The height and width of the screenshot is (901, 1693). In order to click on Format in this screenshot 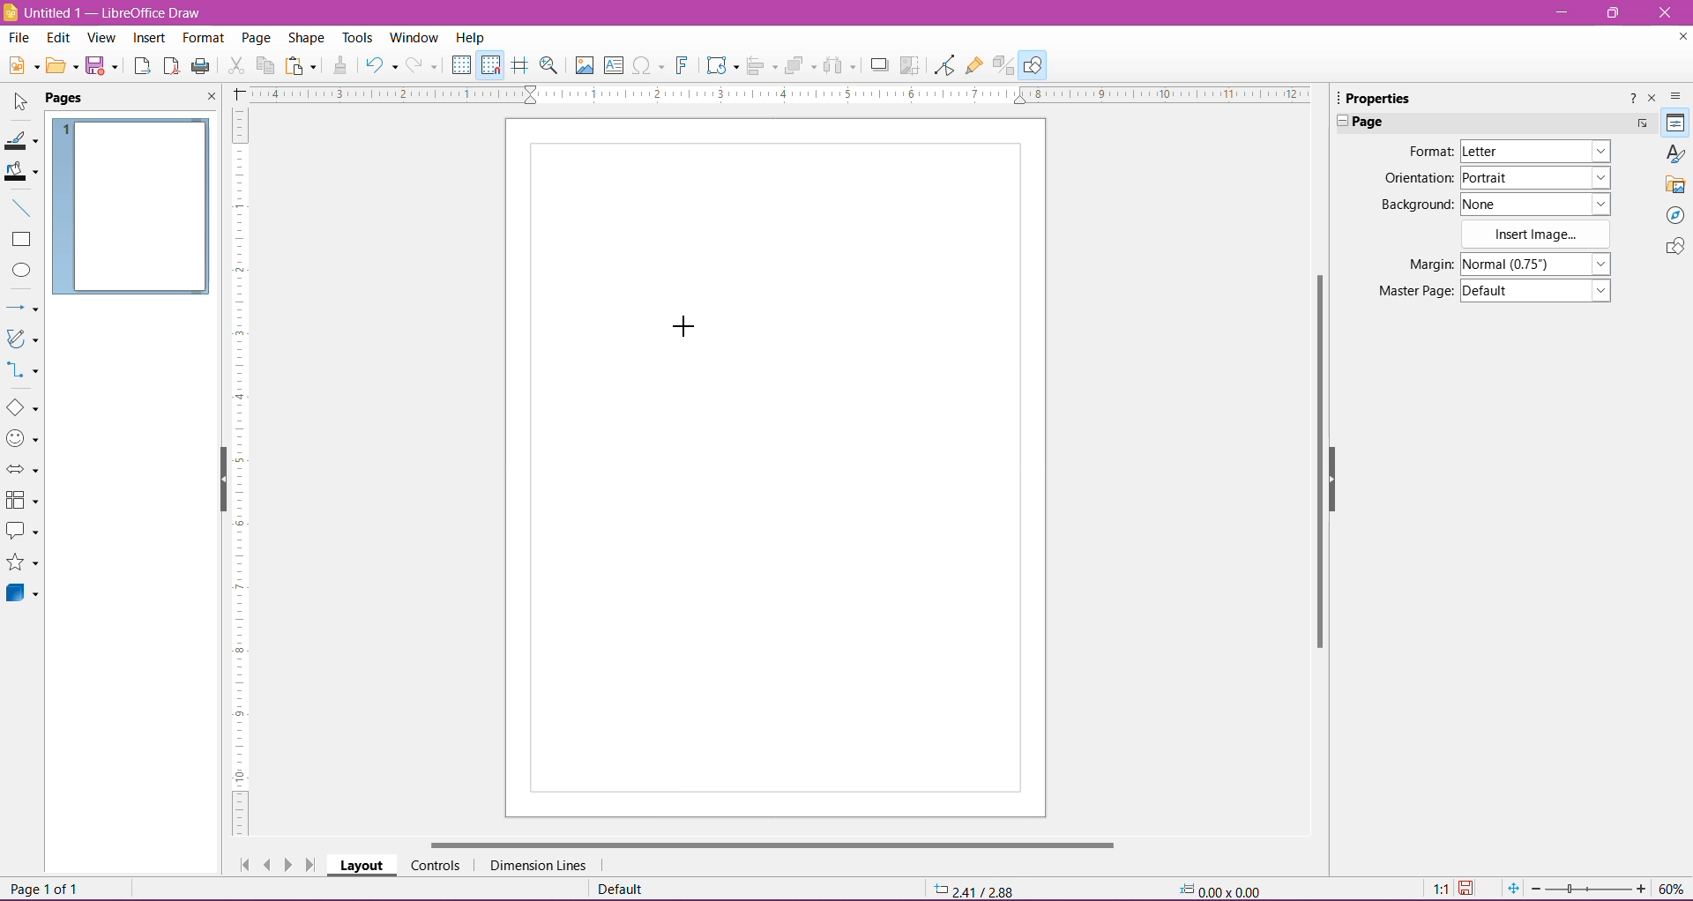, I will do `click(1428, 151)`.